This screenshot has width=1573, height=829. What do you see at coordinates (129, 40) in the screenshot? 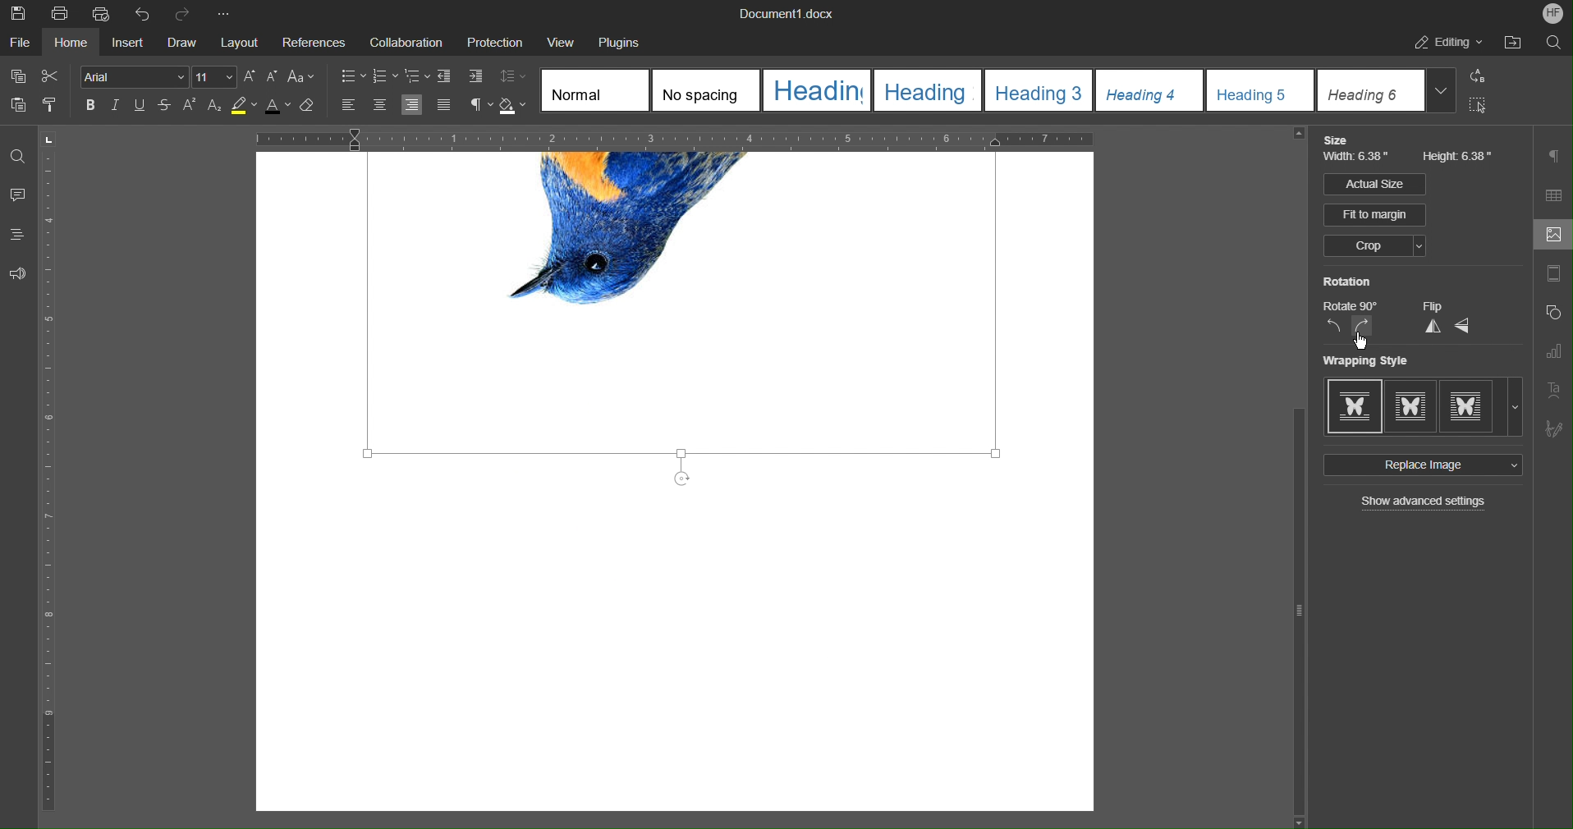
I see `Insert` at bounding box center [129, 40].